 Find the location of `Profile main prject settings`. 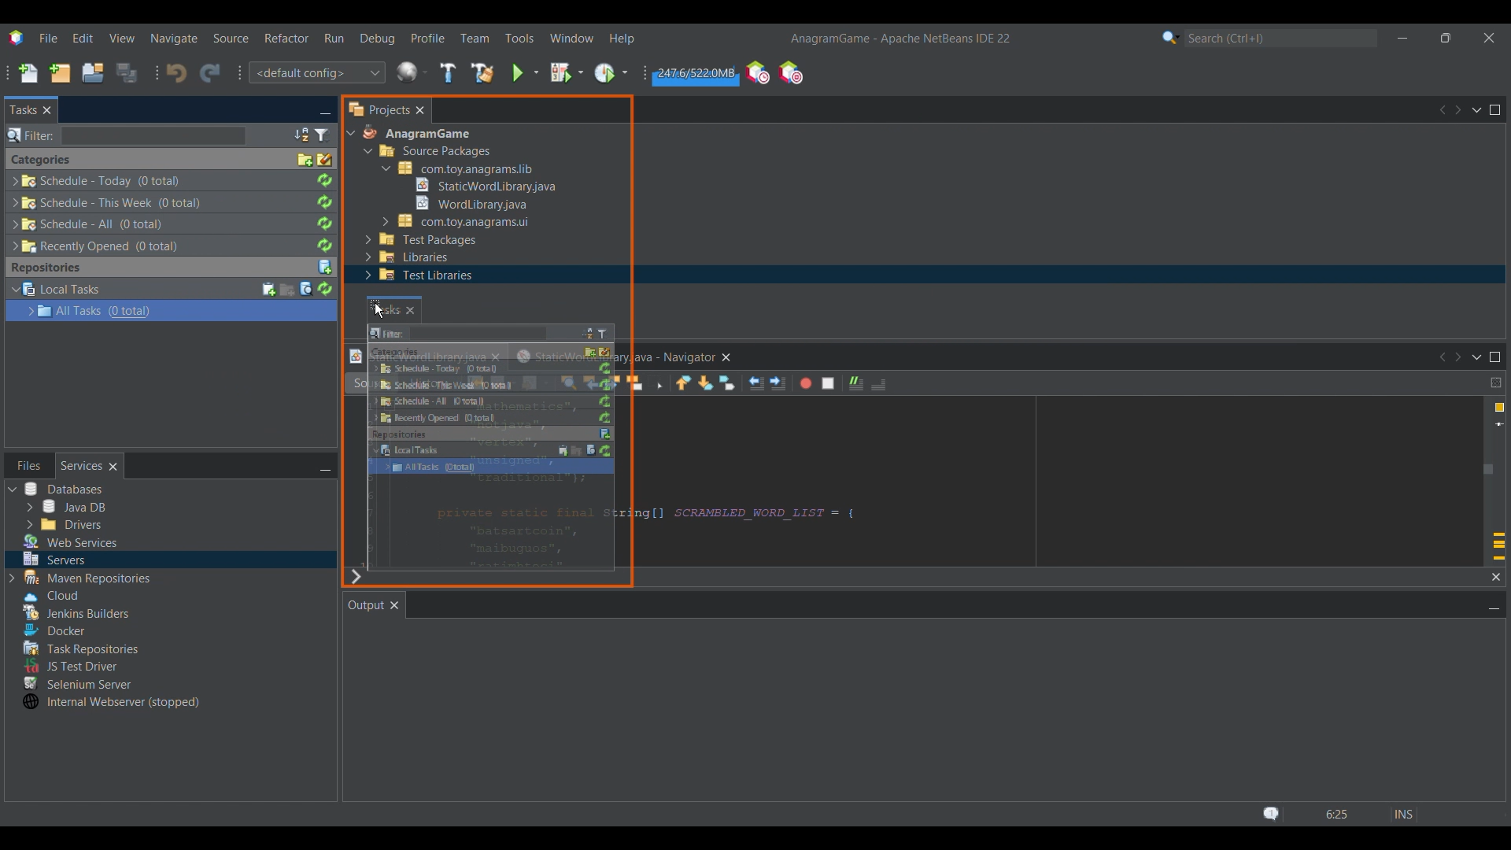

Profile main prject settings is located at coordinates (612, 72).